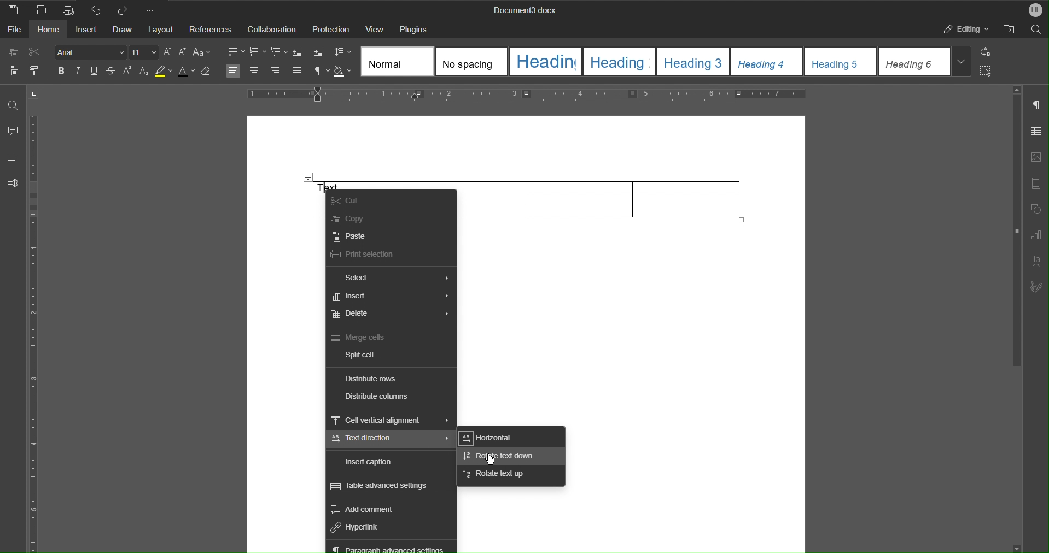 The image size is (1049, 553). I want to click on Select, so click(364, 278).